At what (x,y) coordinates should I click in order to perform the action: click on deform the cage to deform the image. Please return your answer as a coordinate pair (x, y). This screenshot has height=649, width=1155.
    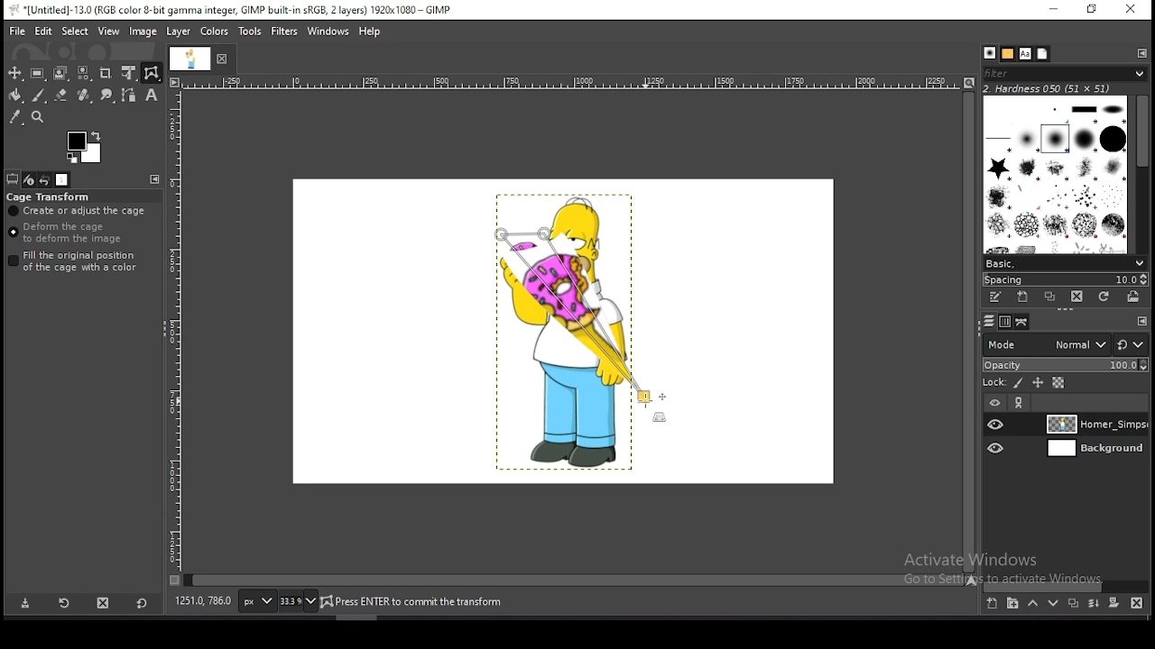
    Looking at the image, I should click on (69, 233).